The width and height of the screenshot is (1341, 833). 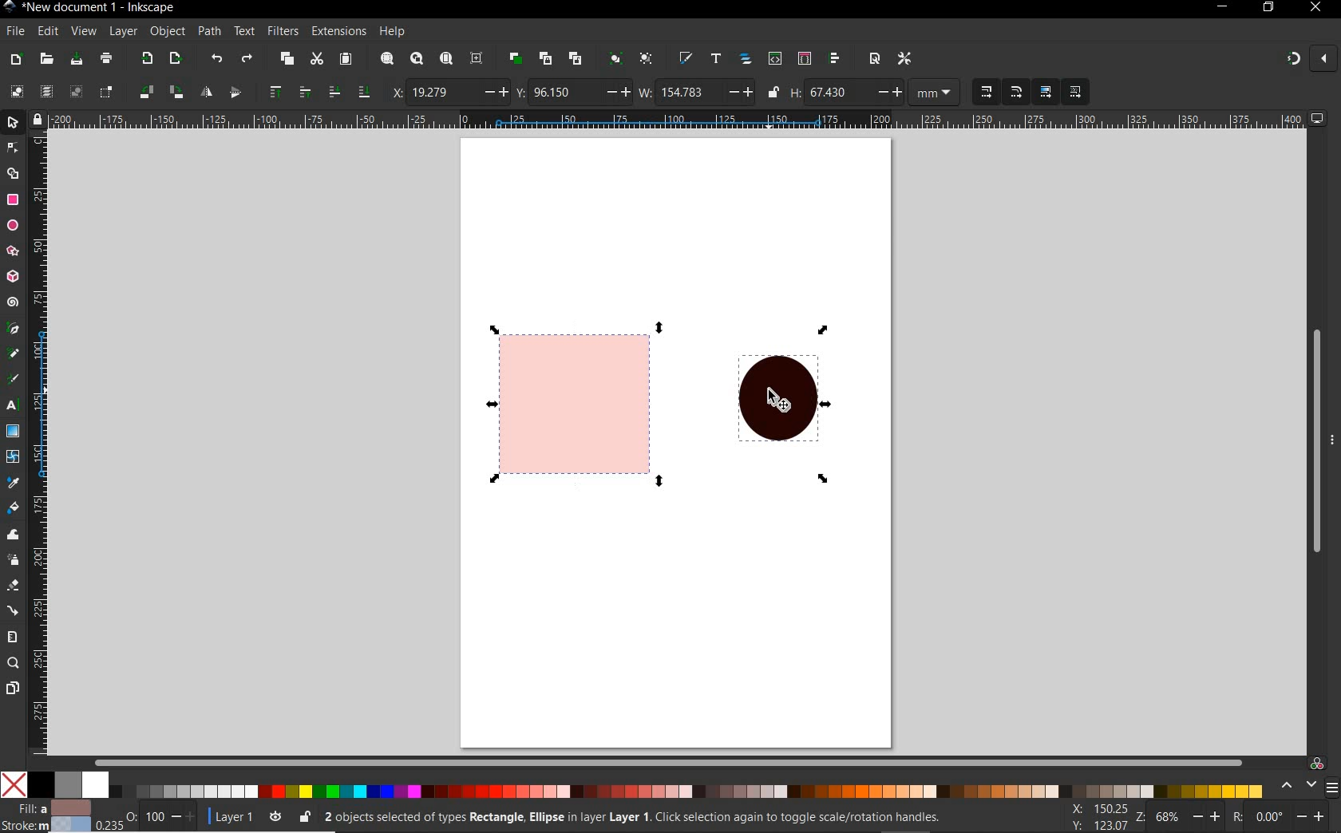 I want to click on open text, so click(x=717, y=60).